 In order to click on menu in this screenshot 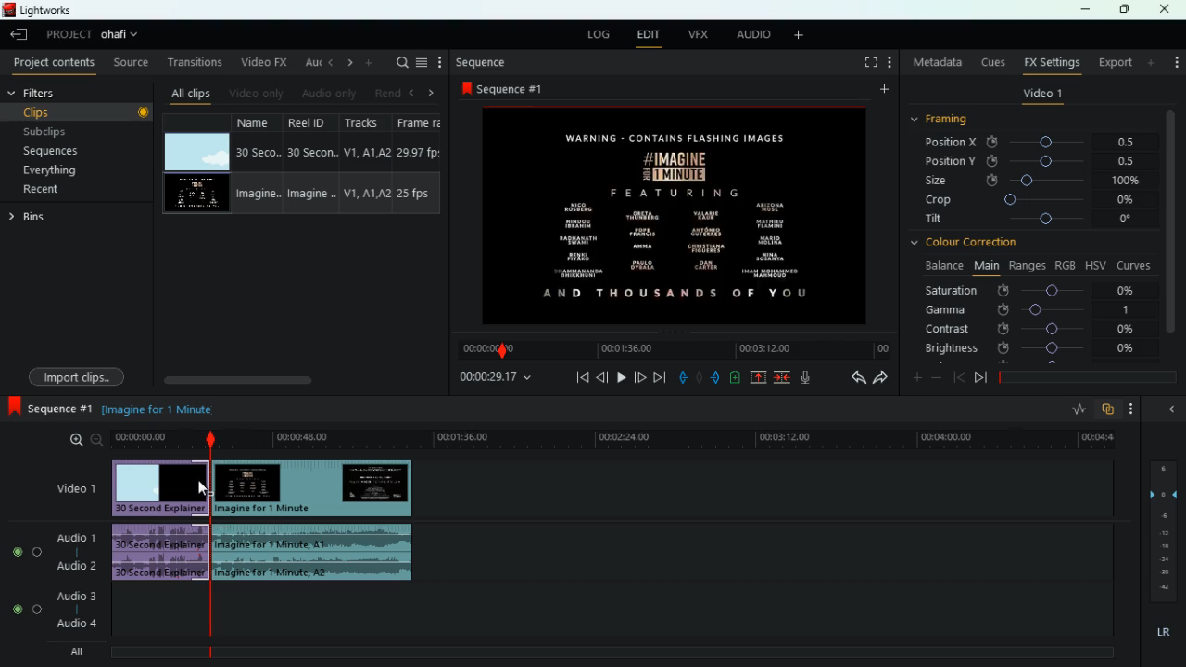, I will do `click(422, 62)`.